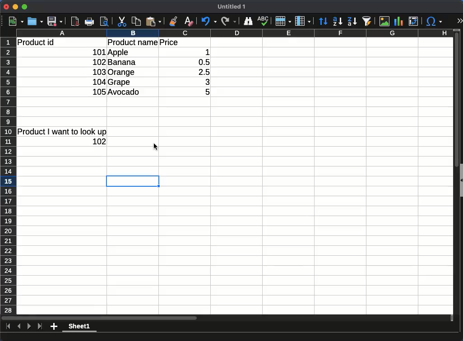  What do you see at coordinates (367, 21) in the screenshot?
I see `sort` at bounding box center [367, 21].